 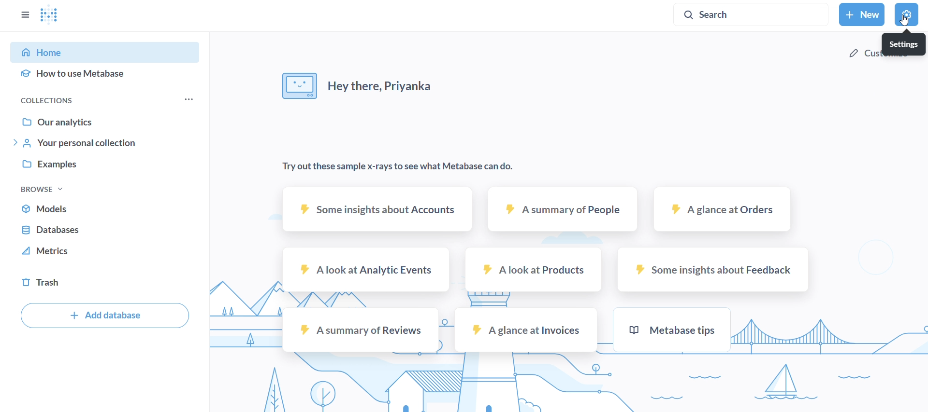 What do you see at coordinates (108, 283) in the screenshot?
I see `trash` at bounding box center [108, 283].